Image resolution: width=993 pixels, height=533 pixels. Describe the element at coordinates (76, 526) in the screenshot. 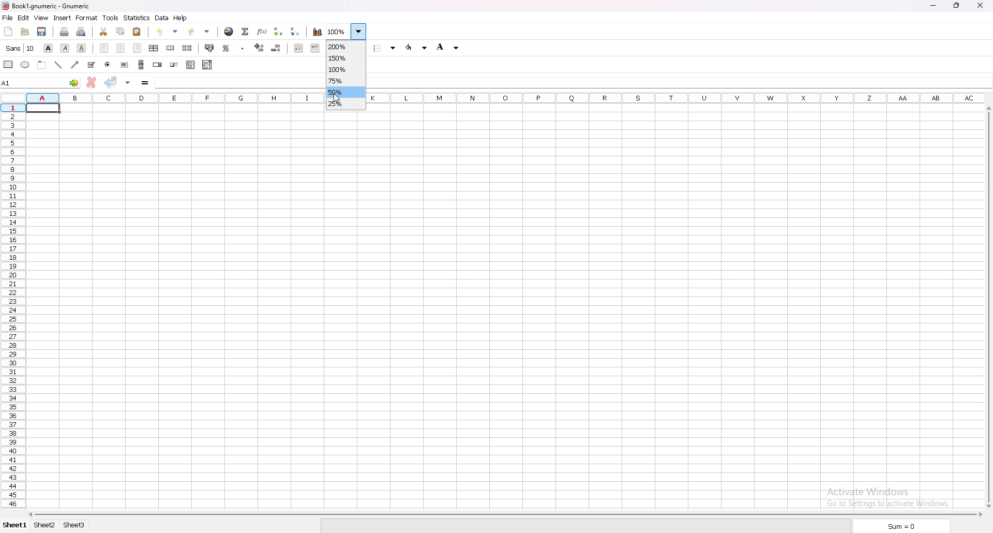

I see `Sheet 3` at that location.